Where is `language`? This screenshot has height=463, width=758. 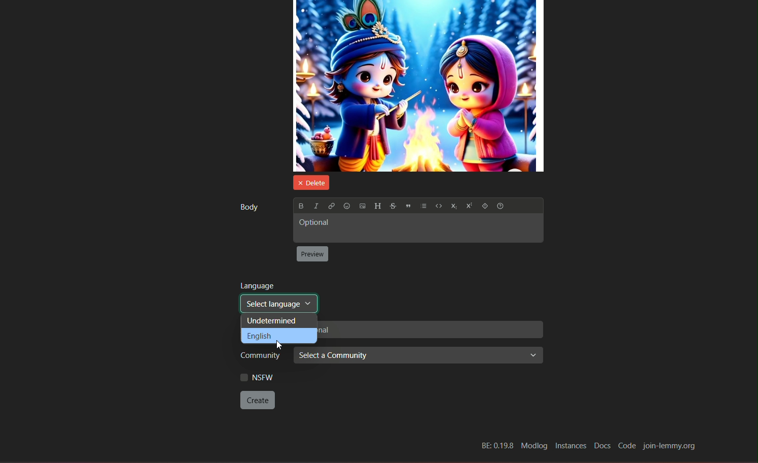
language is located at coordinates (258, 285).